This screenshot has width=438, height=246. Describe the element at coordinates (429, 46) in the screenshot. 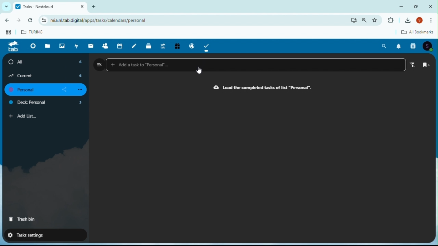

I see `Account icon` at that location.